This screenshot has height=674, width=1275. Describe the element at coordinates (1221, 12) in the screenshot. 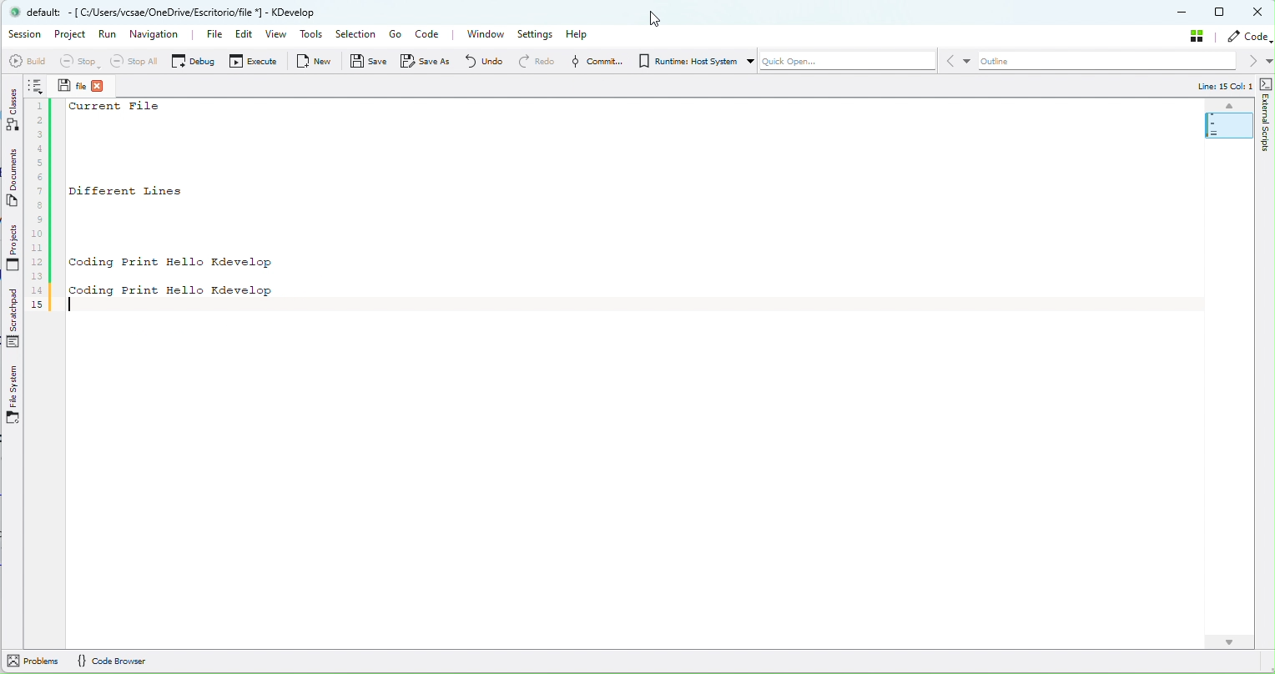

I see `Maximize` at that location.